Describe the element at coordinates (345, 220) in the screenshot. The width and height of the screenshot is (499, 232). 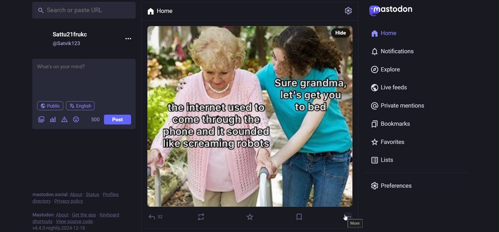
I see `cursor` at that location.